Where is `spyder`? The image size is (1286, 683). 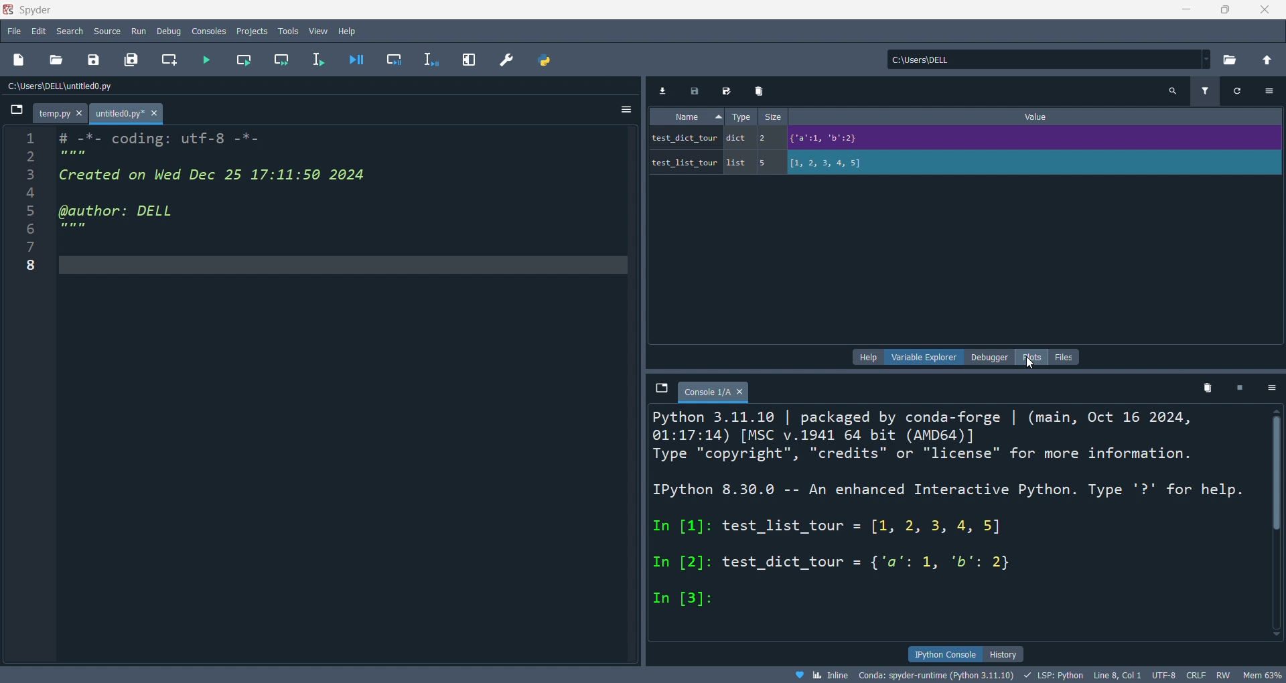 spyder is located at coordinates (37, 10).